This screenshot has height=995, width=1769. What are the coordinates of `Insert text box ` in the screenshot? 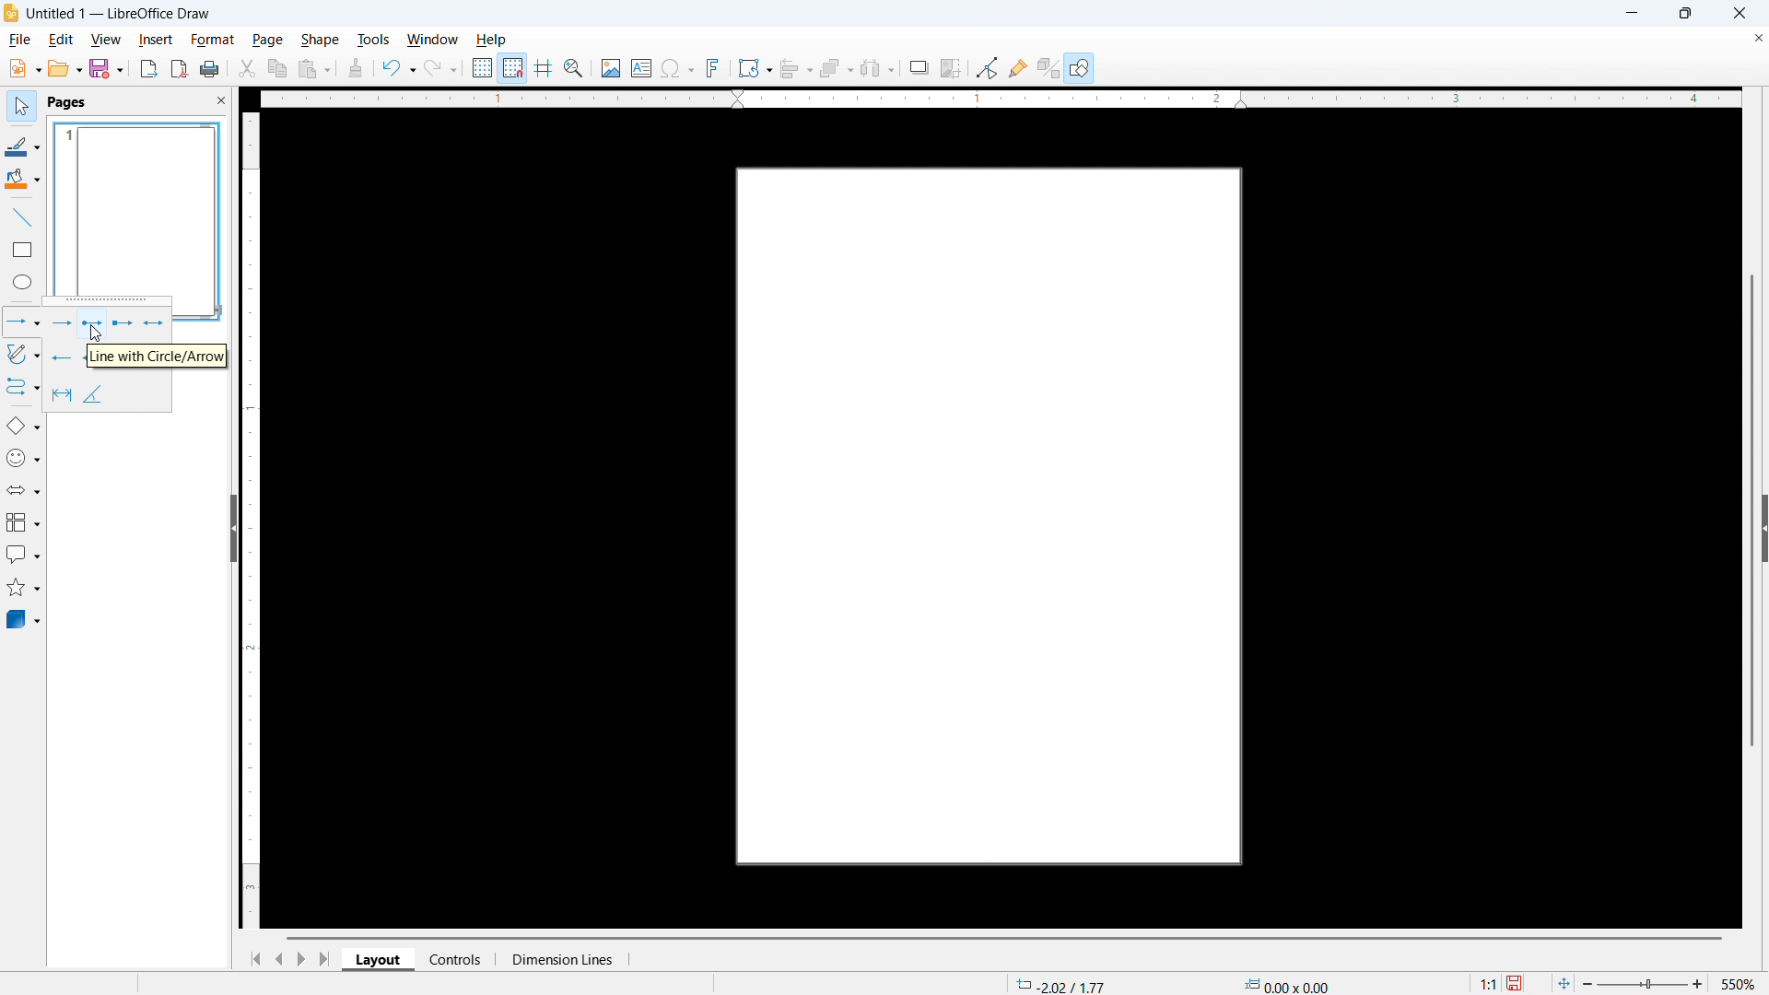 It's located at (642, 67).